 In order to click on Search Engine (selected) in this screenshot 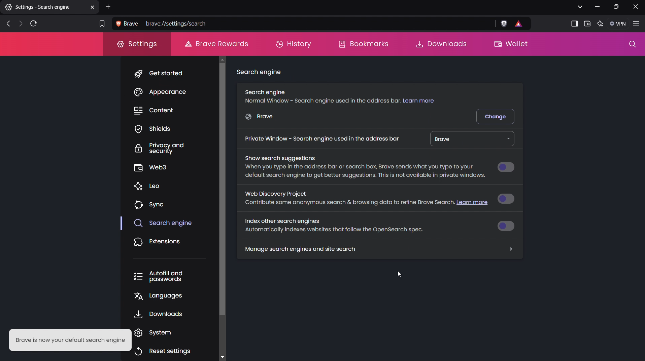, I will do `click(161, 224)`.